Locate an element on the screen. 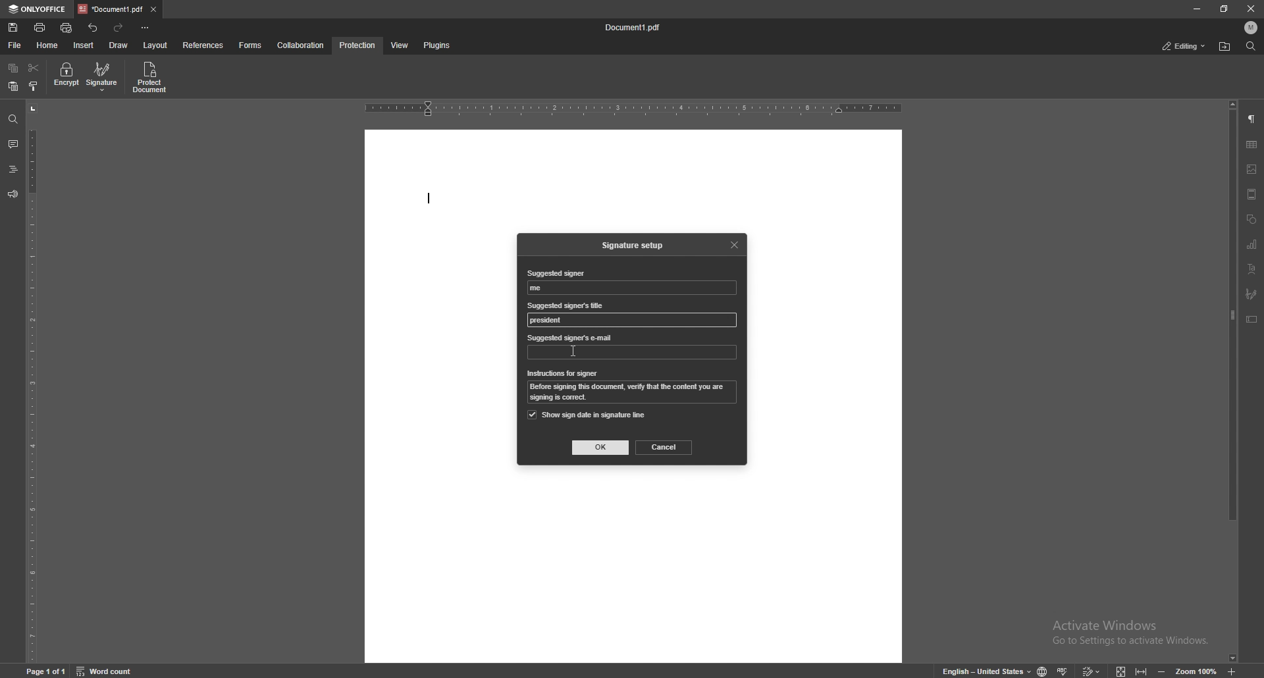  heading is located at coordinates (13, 170).